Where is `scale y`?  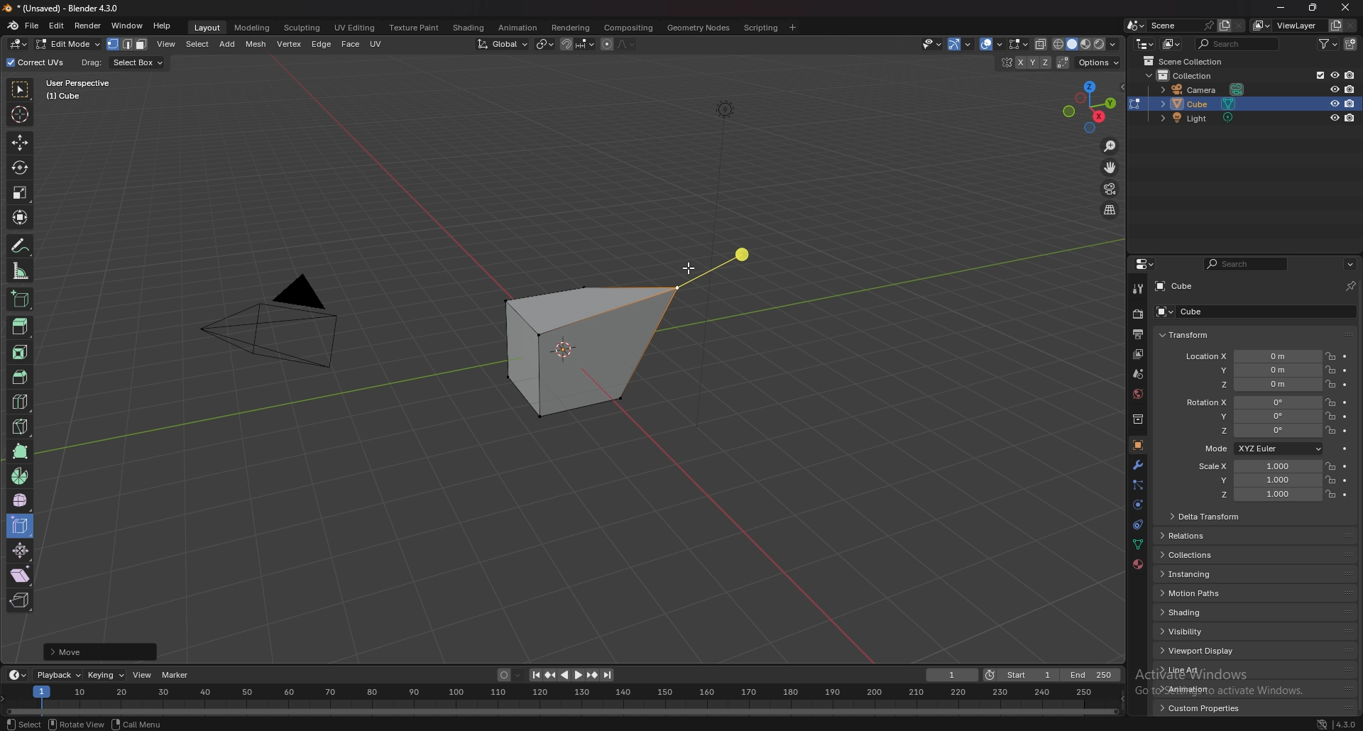
scale y is located at coordinates (1259, 480).